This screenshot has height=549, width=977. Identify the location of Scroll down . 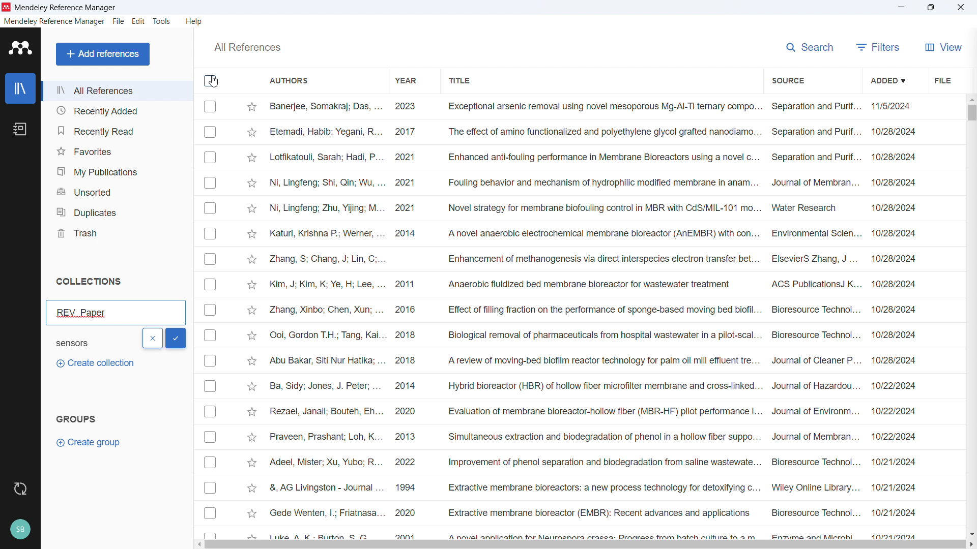
(971, 533).